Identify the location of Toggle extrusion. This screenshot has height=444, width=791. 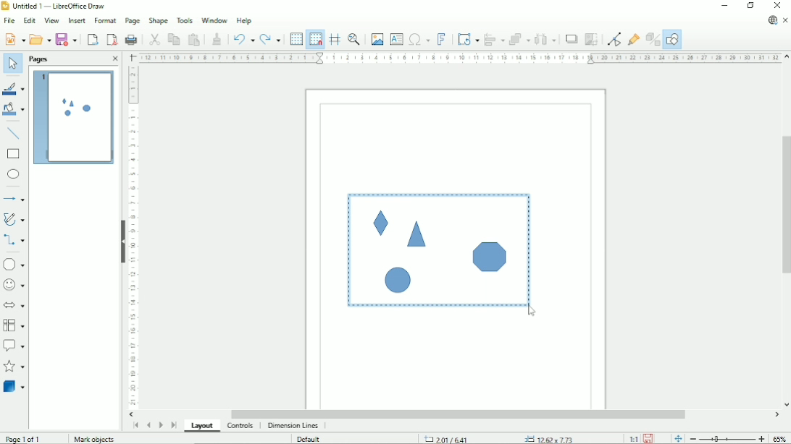
(653, 38).